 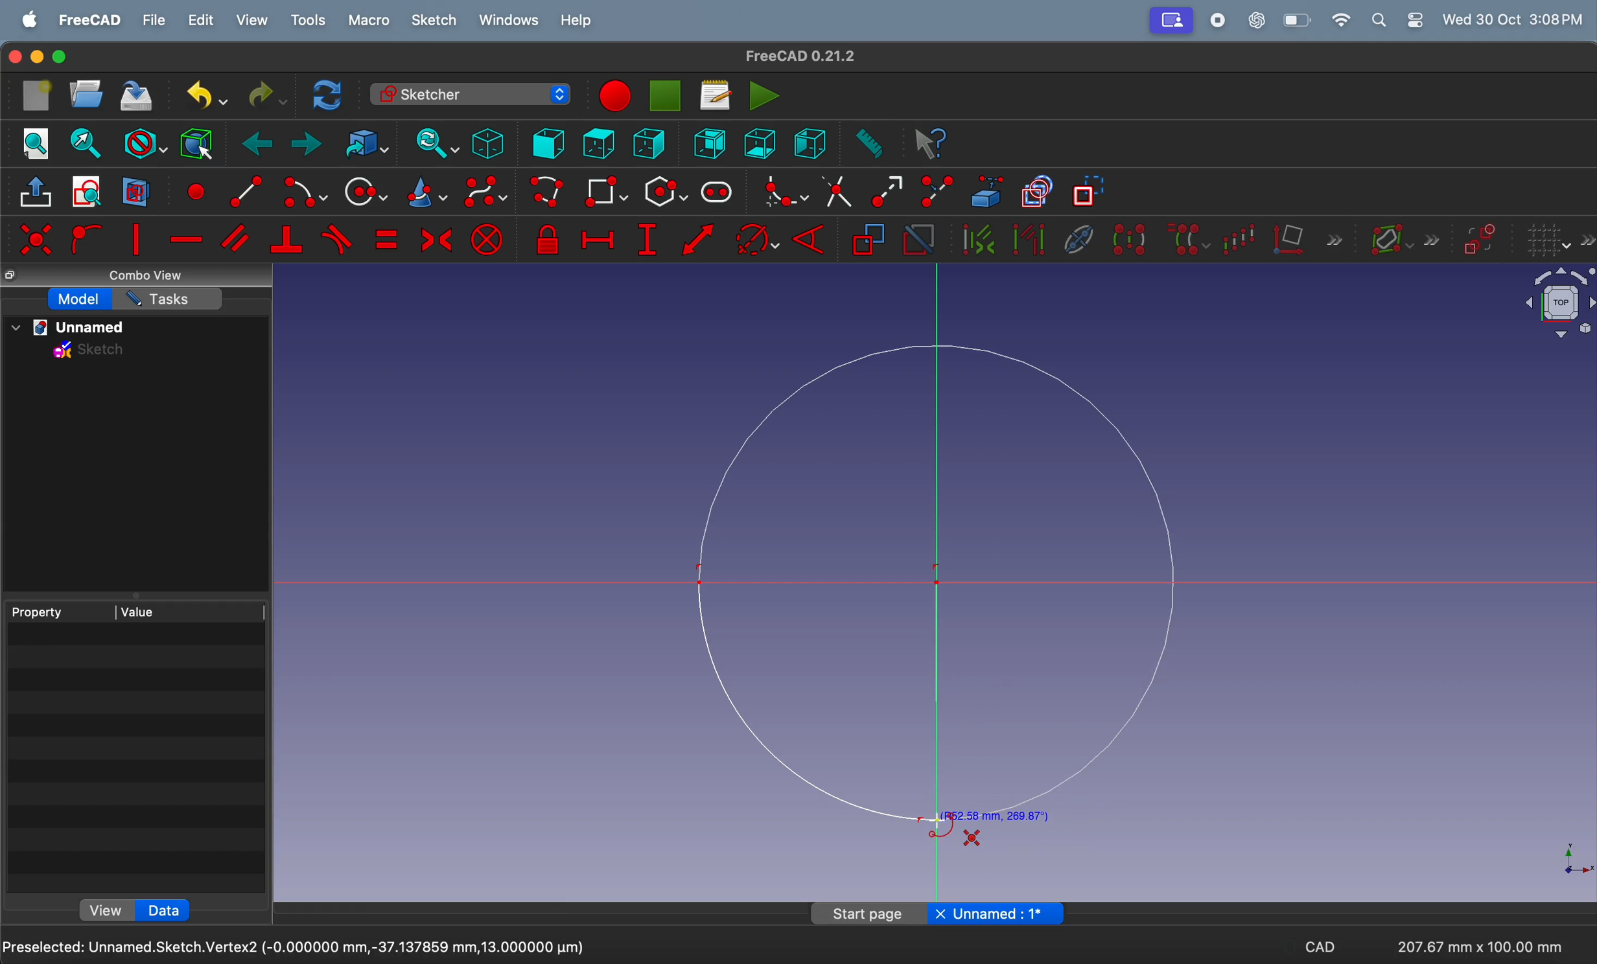 What do you see at coordinates (363, 144) in the screenshot?
I see `go to toggled object` at bounding box center [363, 144].